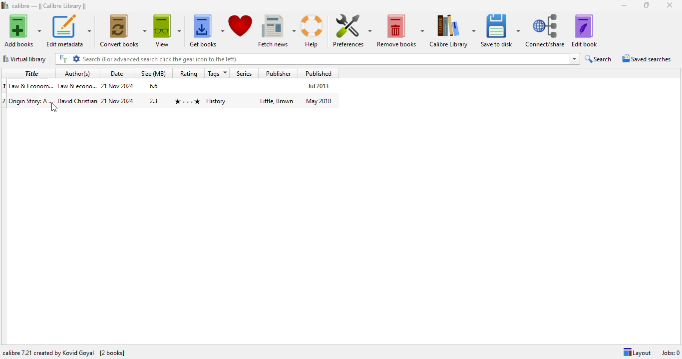 The width and height of the screenshot is (682, 359). I want to click on search, so click(599, 59).